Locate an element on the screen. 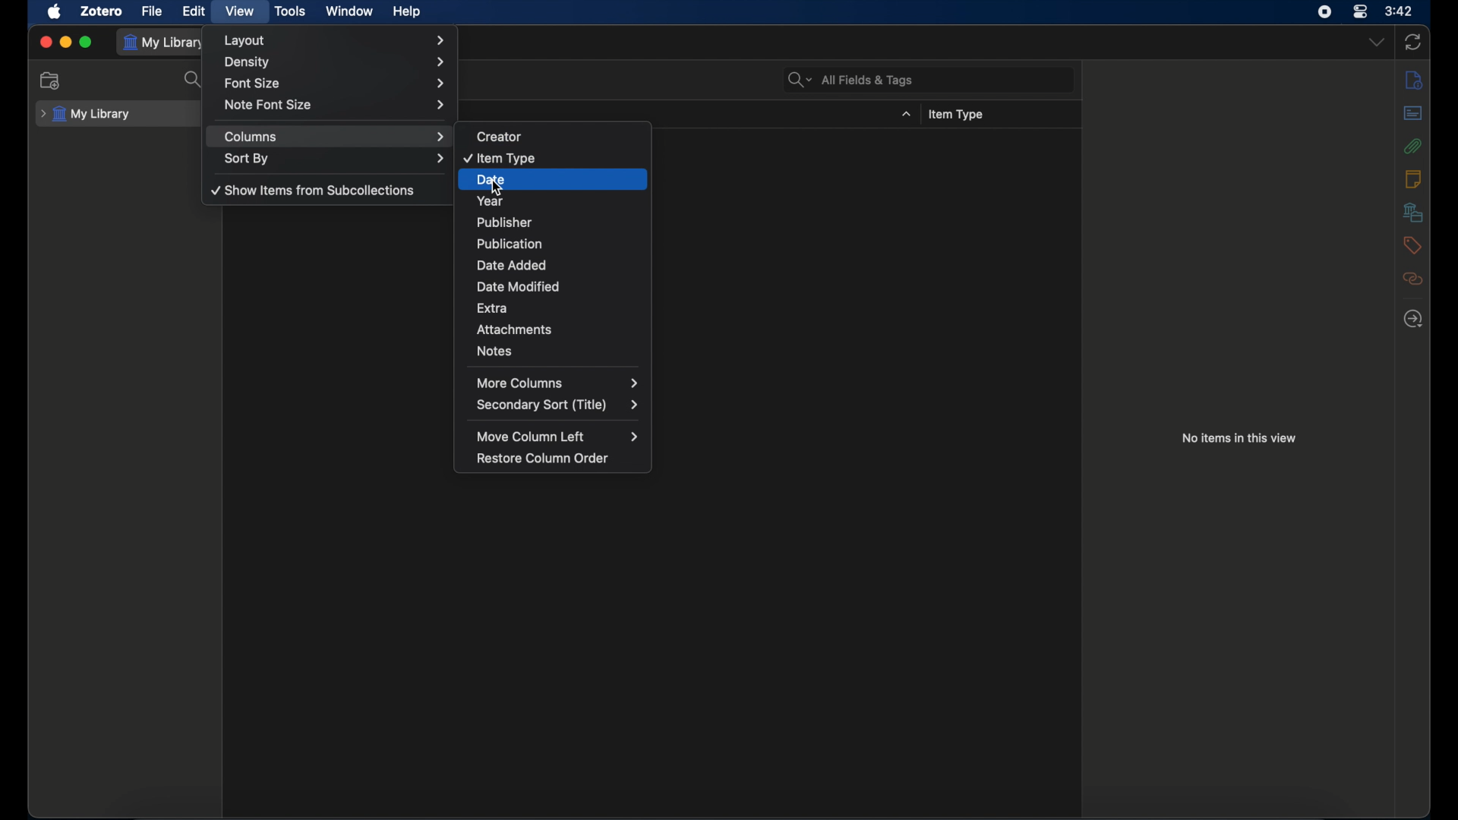 The image size is (1458, 820). view is located at coordinates (240, 11).